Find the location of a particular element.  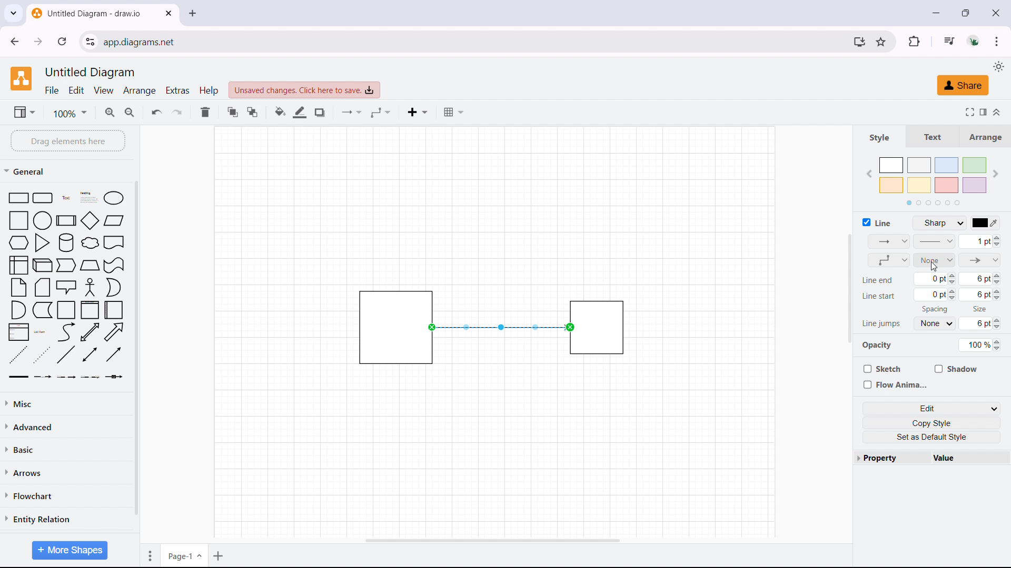

redo is located at coordinates (177, 111).